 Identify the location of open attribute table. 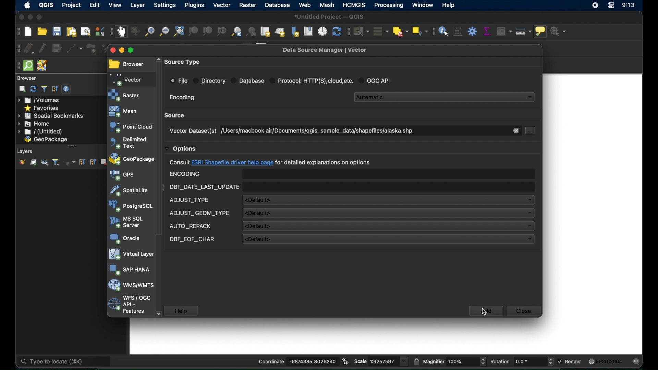
(505, 31).